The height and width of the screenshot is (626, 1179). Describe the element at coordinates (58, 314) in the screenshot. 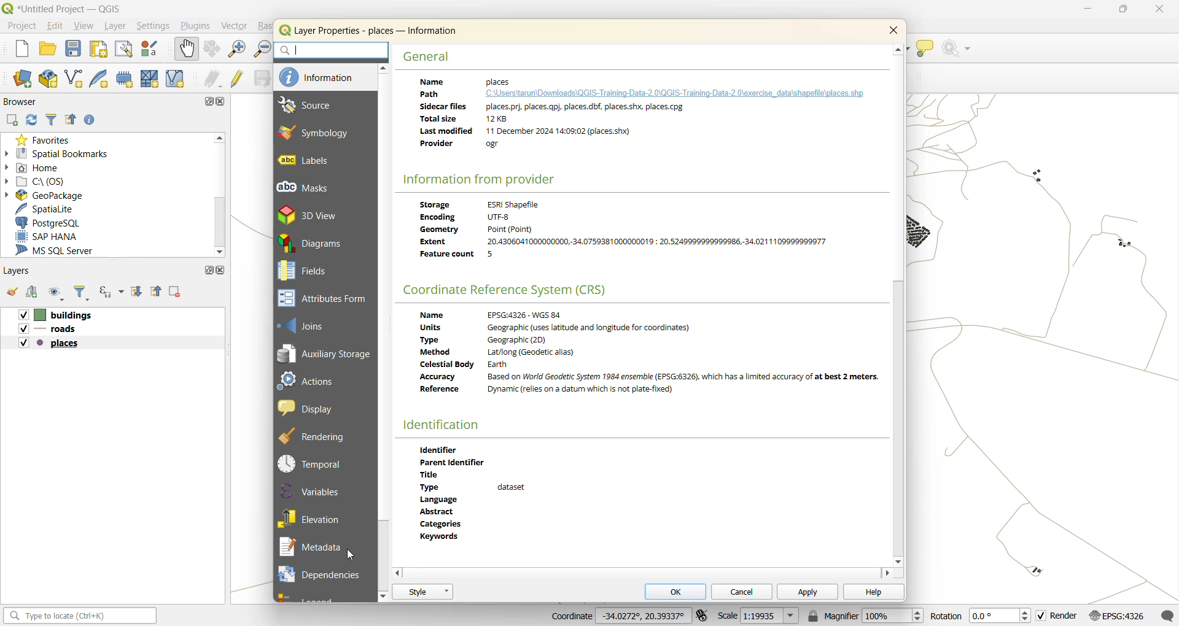

I see `layers` at that location.